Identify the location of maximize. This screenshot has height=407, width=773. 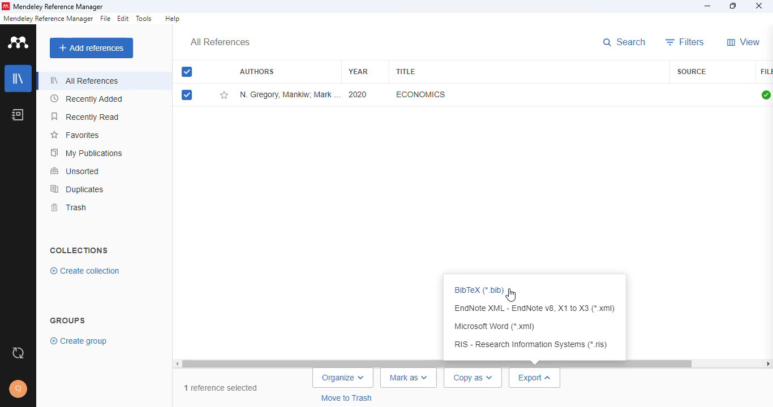
(733, 6).